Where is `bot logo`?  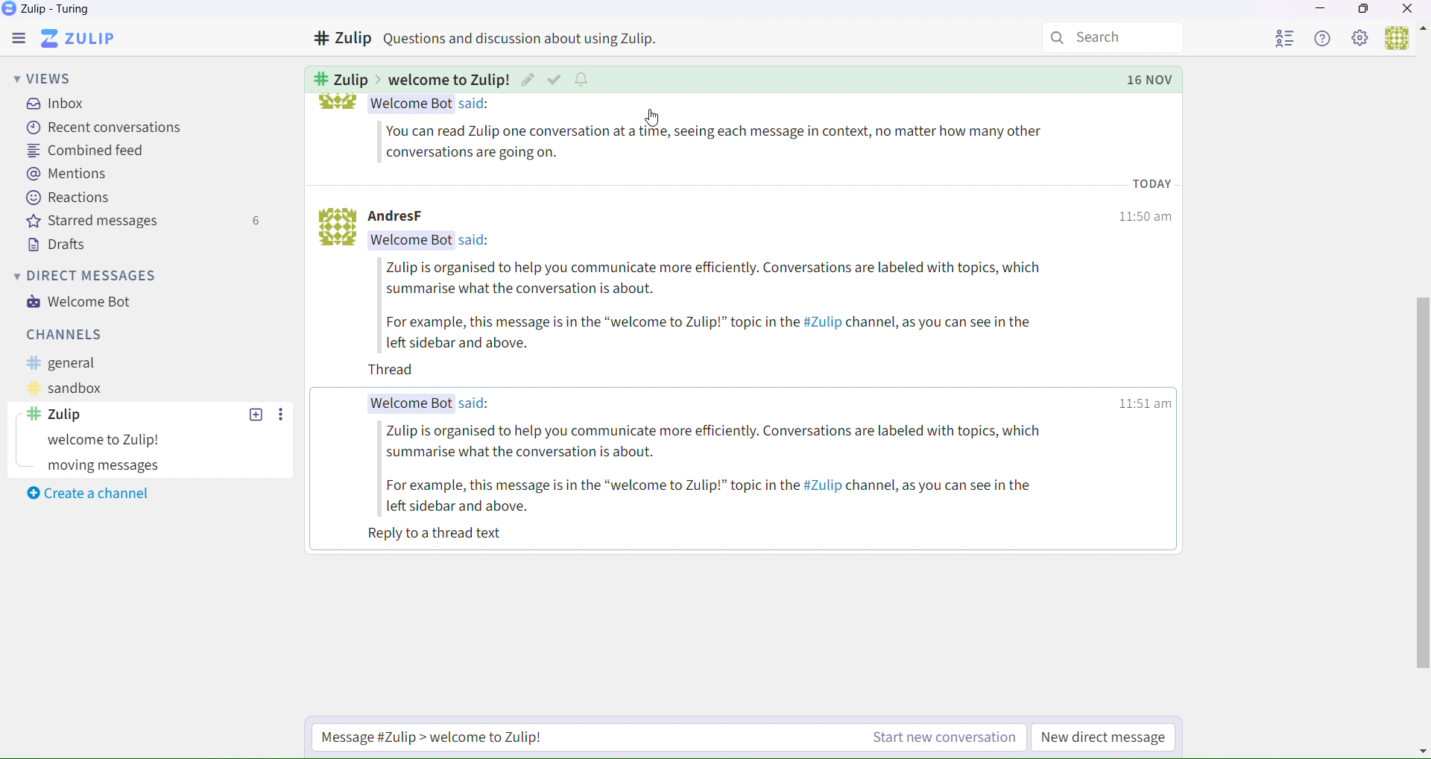
bot logo is located at coordinates (339, 118).